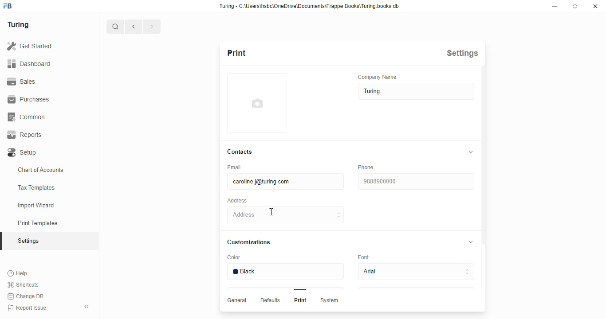  I want to click on color, so click(235, 257).